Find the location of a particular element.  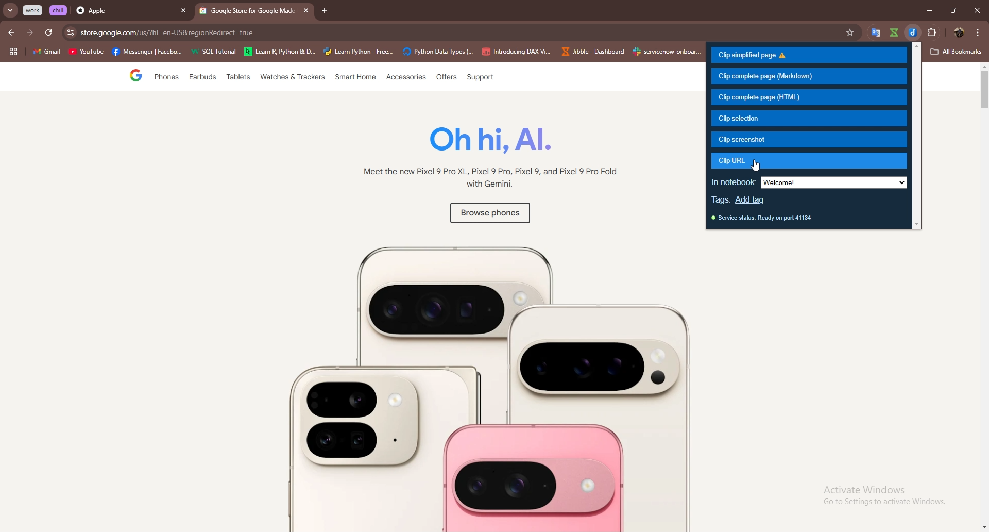

YouTube is located at coordinates (86, 53).